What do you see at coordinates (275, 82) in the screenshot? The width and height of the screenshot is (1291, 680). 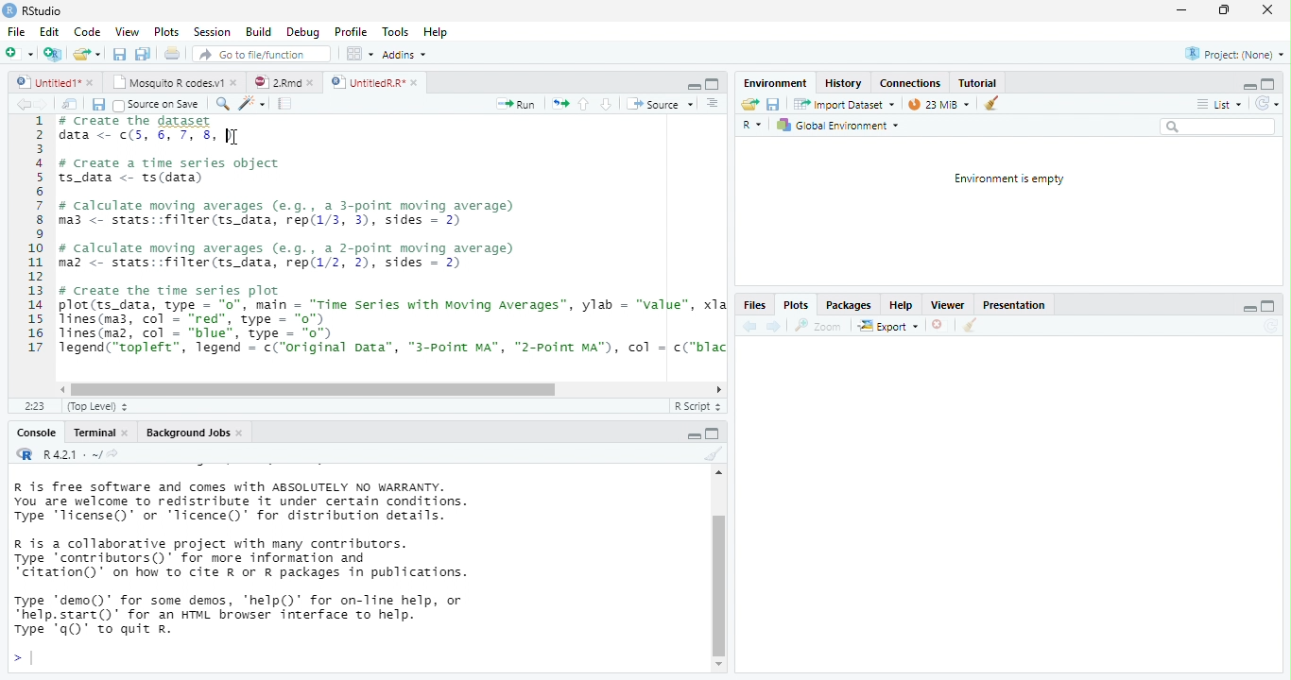 I see `2Rmd` at bounding box center [275, 82].